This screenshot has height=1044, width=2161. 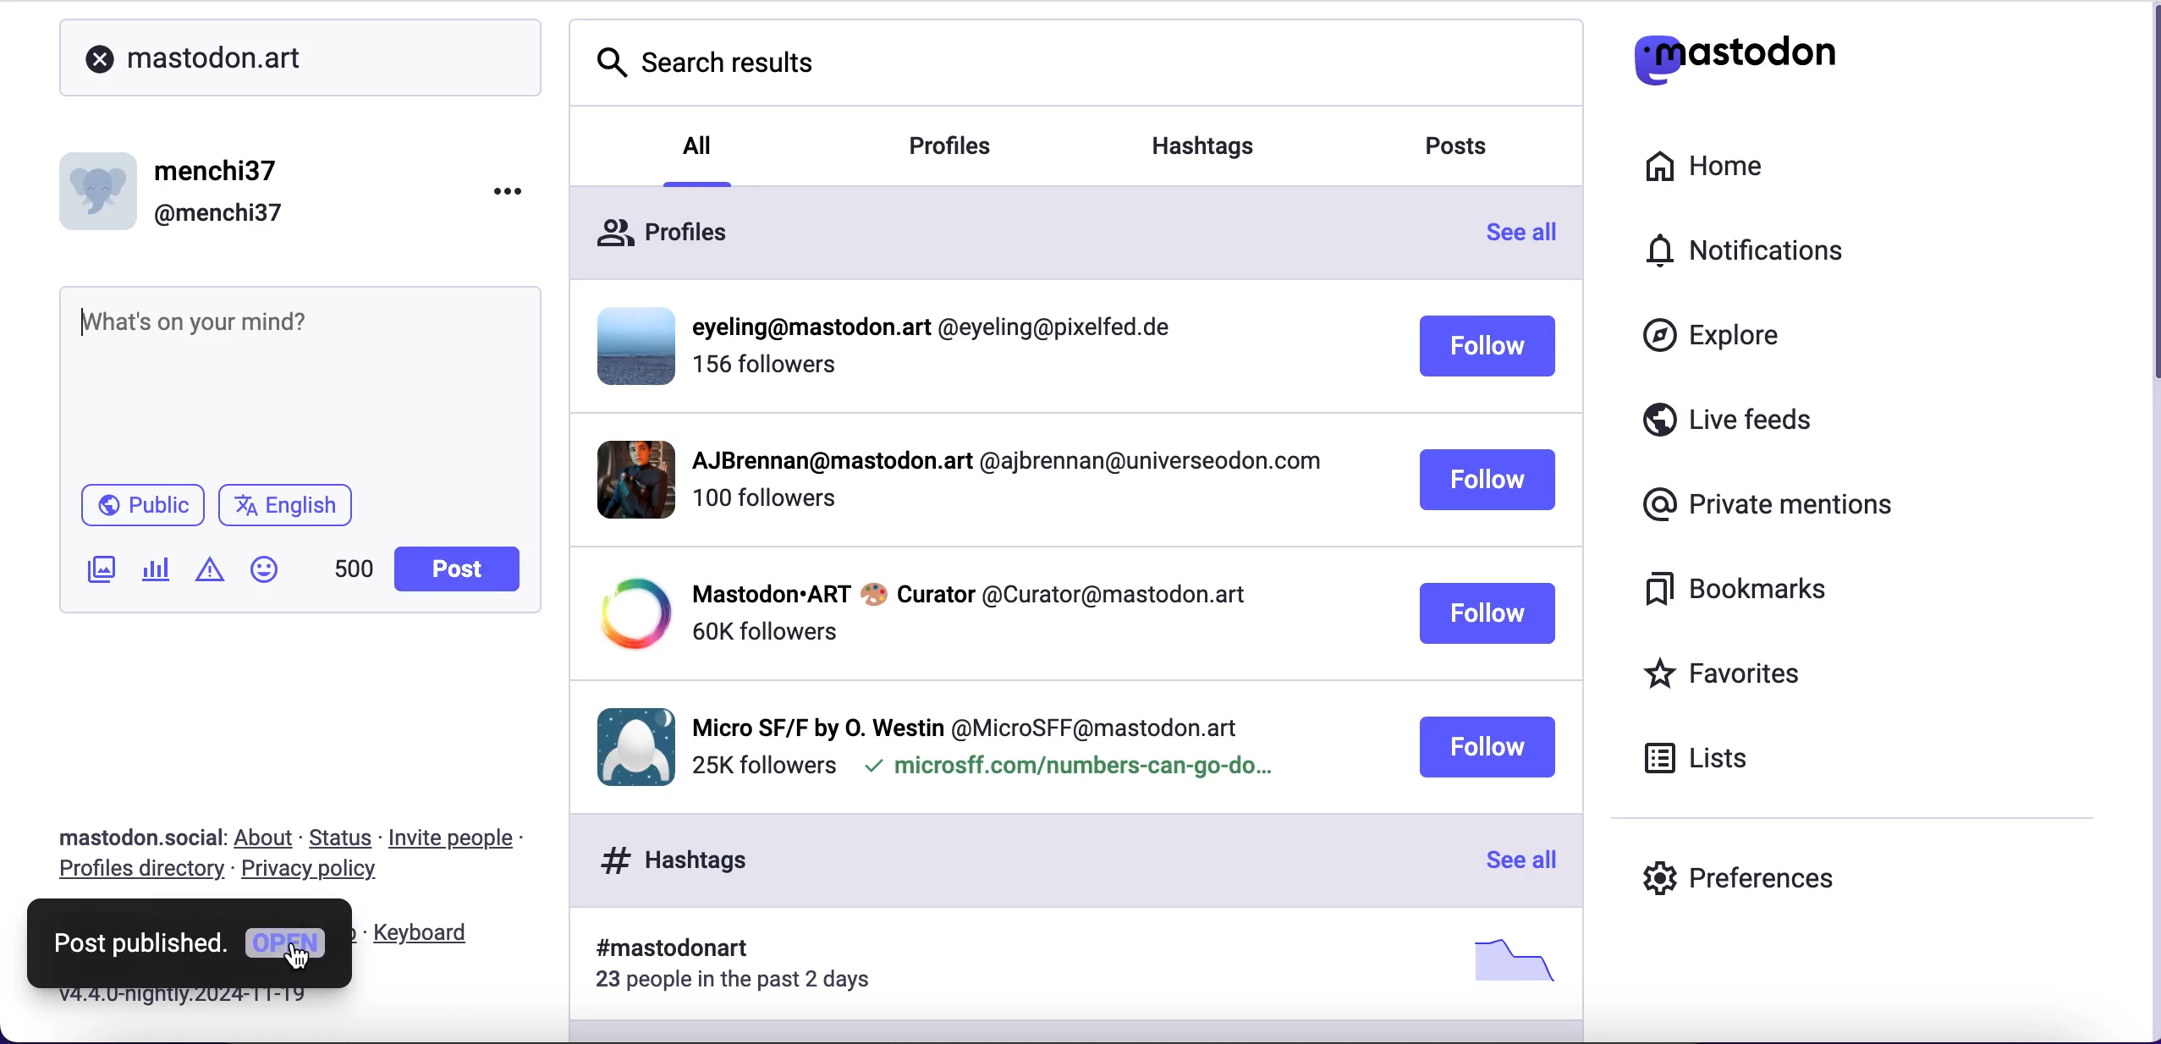 What do you see at coordinates (952, 148) in the screenshot?
I see `profiles` at bounding box center [952, 148].